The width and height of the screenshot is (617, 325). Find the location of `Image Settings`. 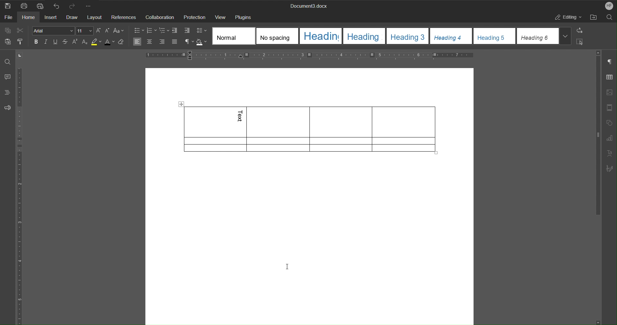

Image Settings is located at coordinates (610, 92).